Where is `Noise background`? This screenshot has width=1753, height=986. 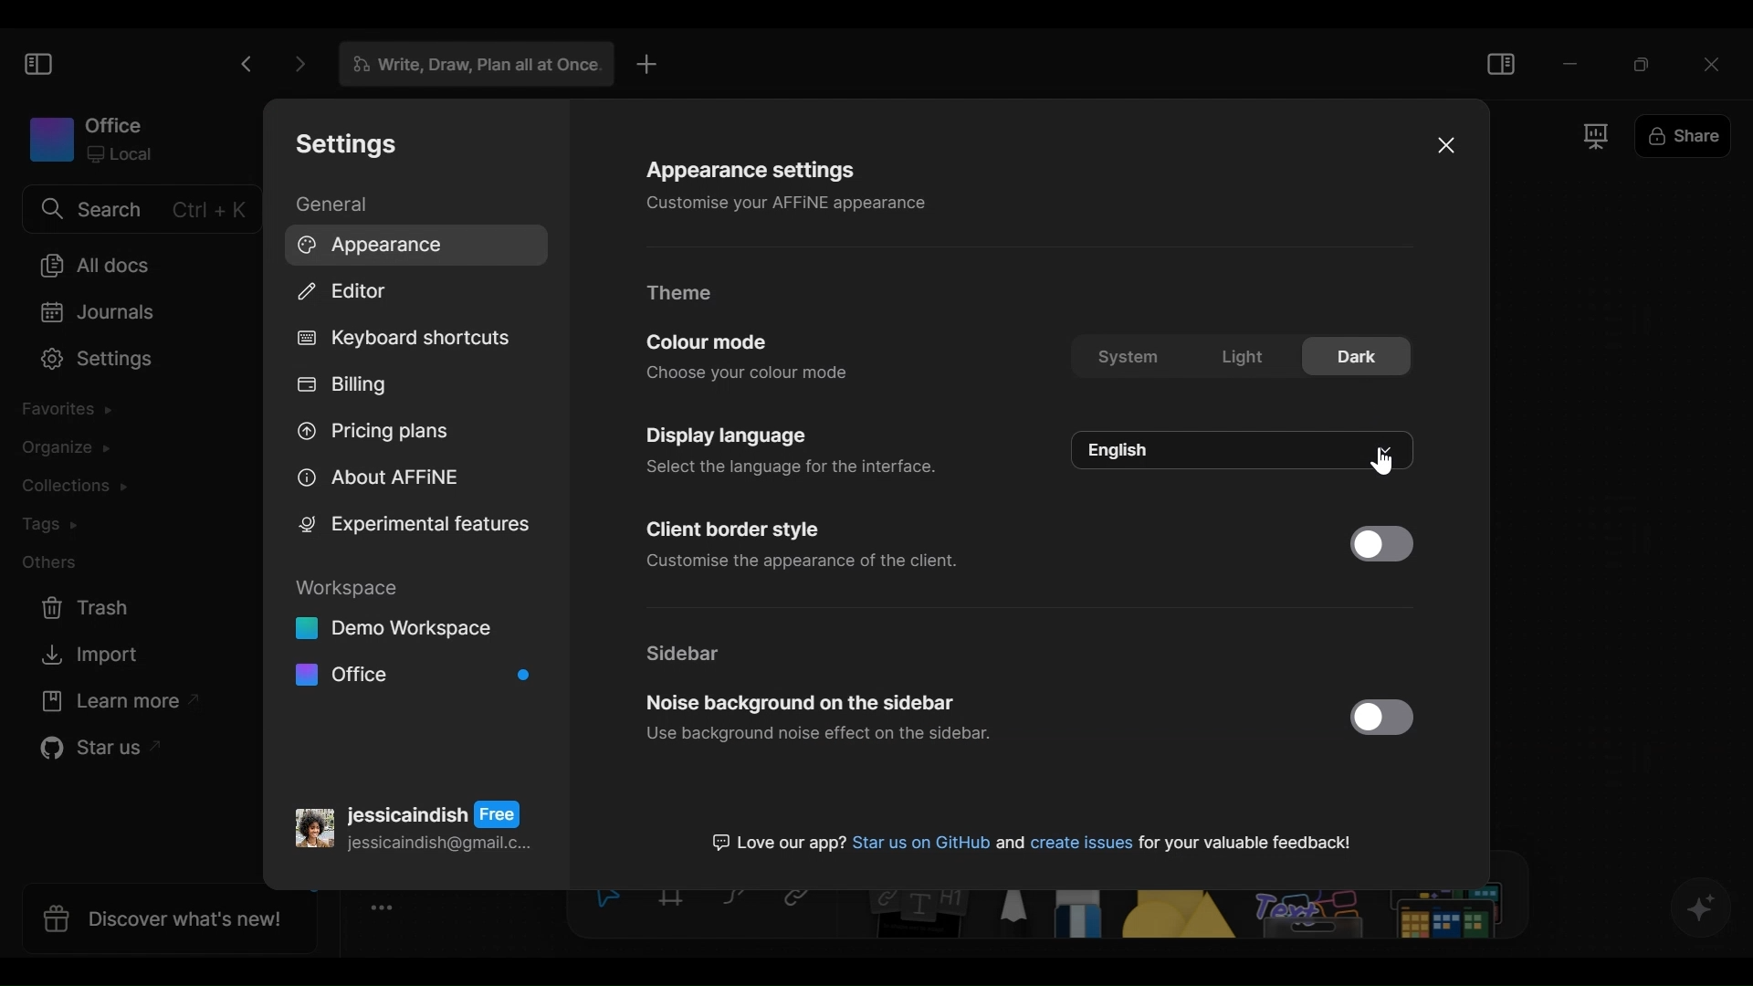 Noise background is located at coordinates (817, 721).